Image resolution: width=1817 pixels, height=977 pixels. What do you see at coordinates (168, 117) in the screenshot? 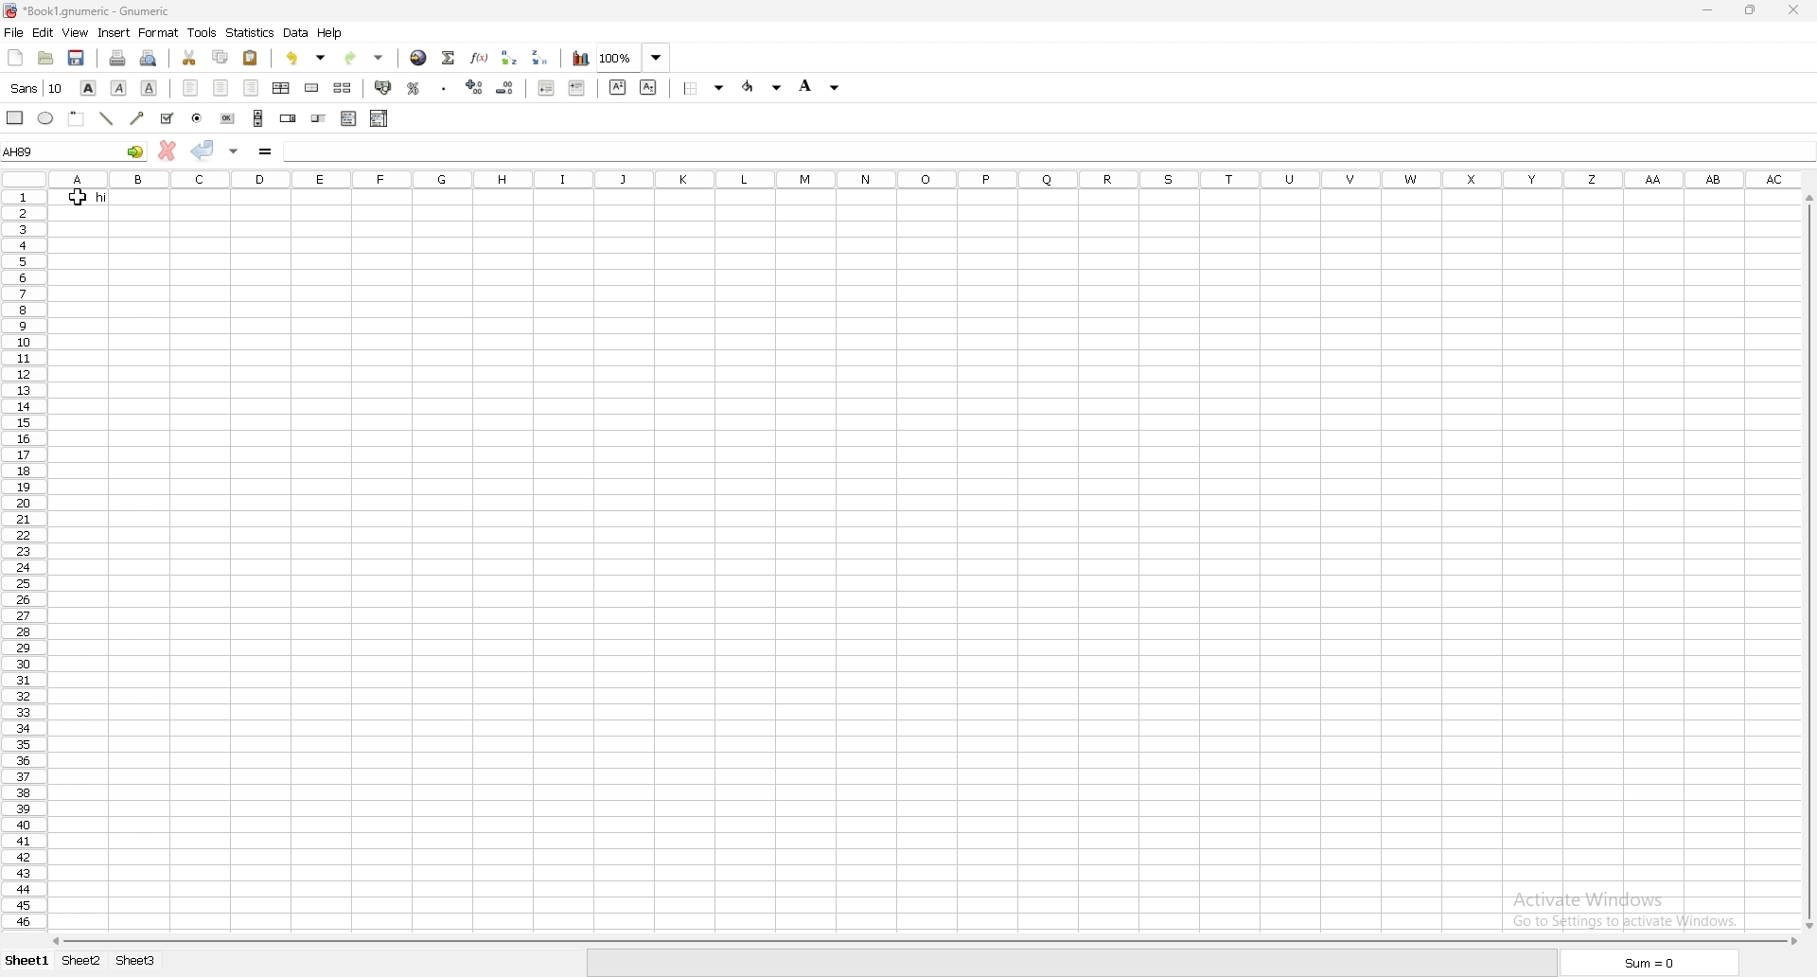
I see `tickbox` at bounding box center [168, 117].